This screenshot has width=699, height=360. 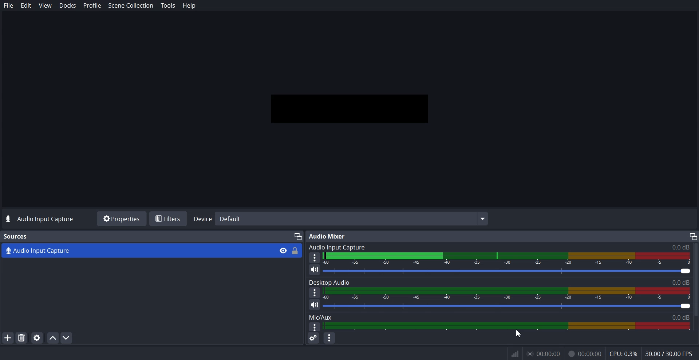 What do you see at coordinates (313, 339) in the screenshot?
I see `Advance audio properties` at bounding box center [313, 339].